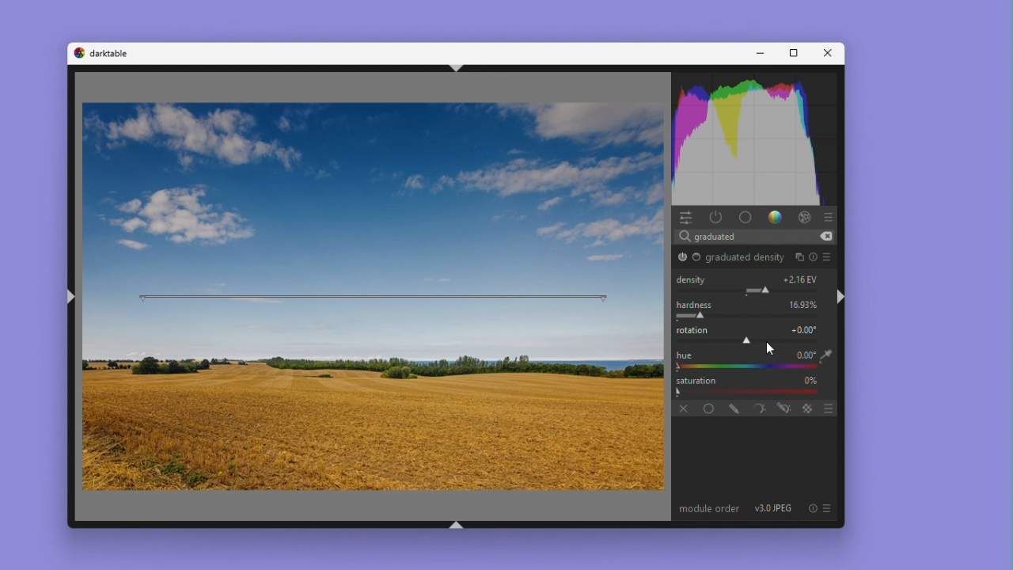  I want to click on reset, so click(814, 256).